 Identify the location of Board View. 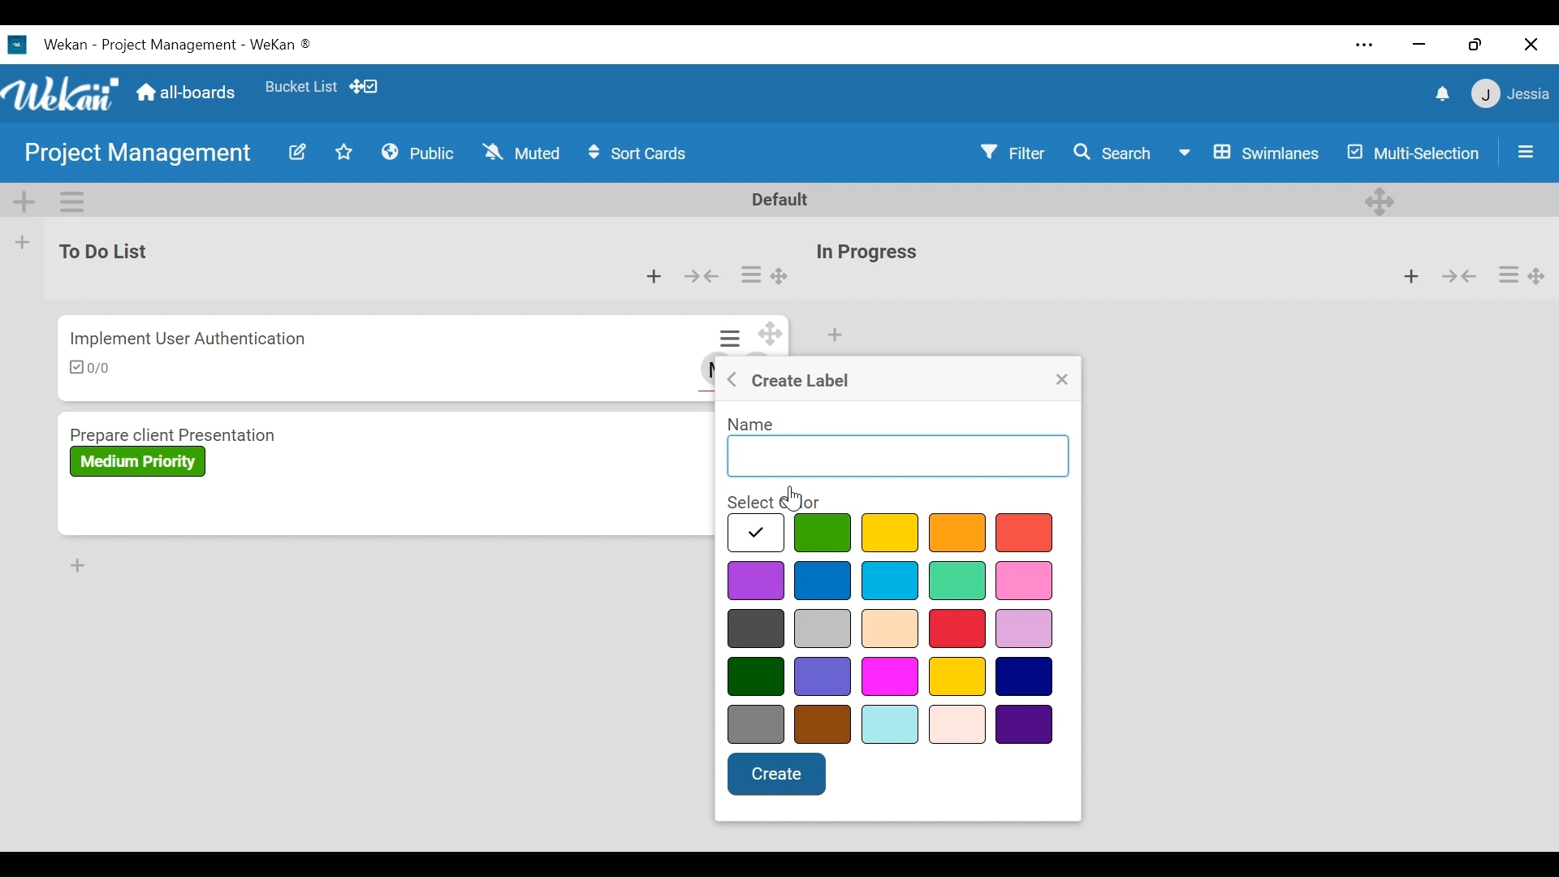
(1248, 153).